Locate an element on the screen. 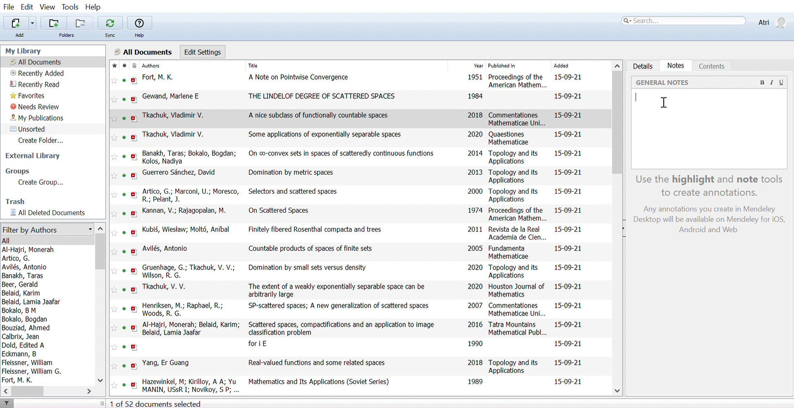  A nice subclass of functionally countable spaces is located at coordinates (319, 115).